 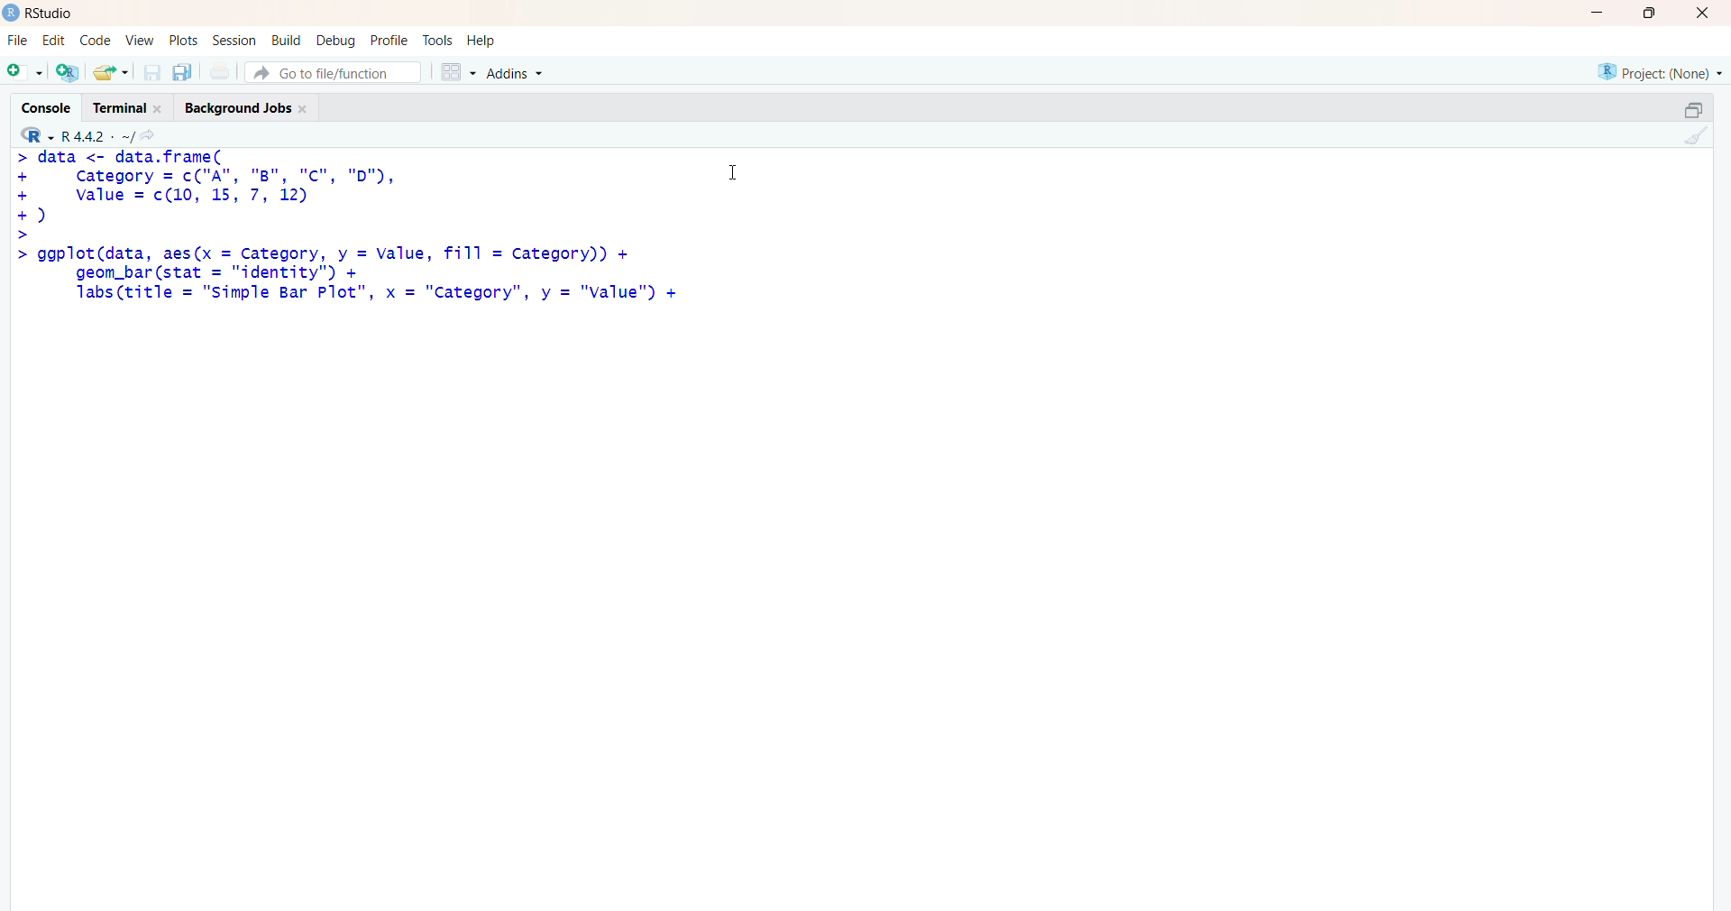 I want to click on edit, so click(x=54, y=41).